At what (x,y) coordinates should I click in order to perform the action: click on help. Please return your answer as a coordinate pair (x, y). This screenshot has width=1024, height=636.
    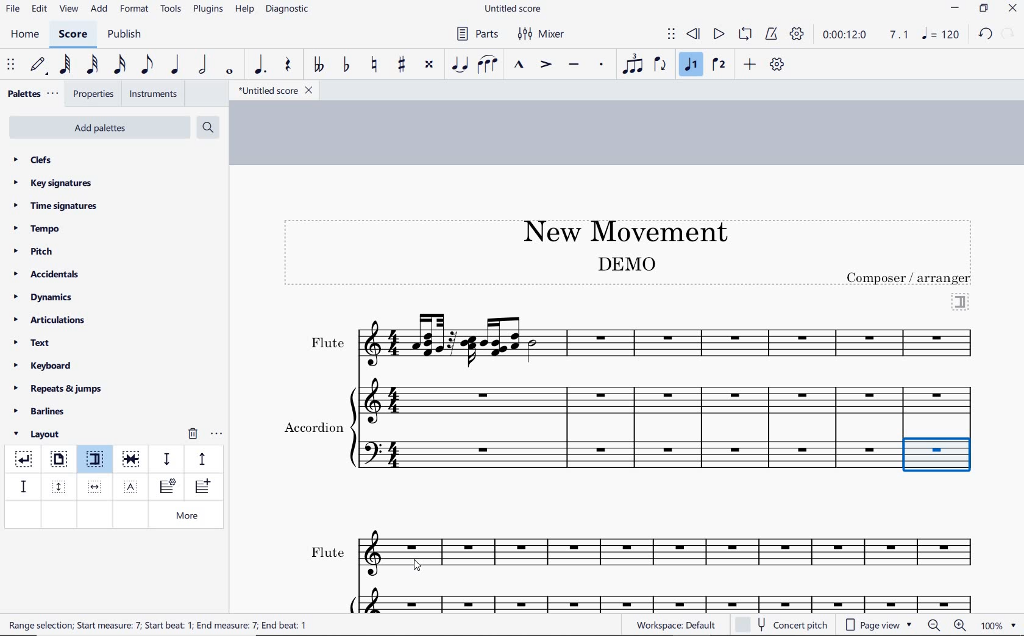
    Looking at the image, I should click on (243, 10).